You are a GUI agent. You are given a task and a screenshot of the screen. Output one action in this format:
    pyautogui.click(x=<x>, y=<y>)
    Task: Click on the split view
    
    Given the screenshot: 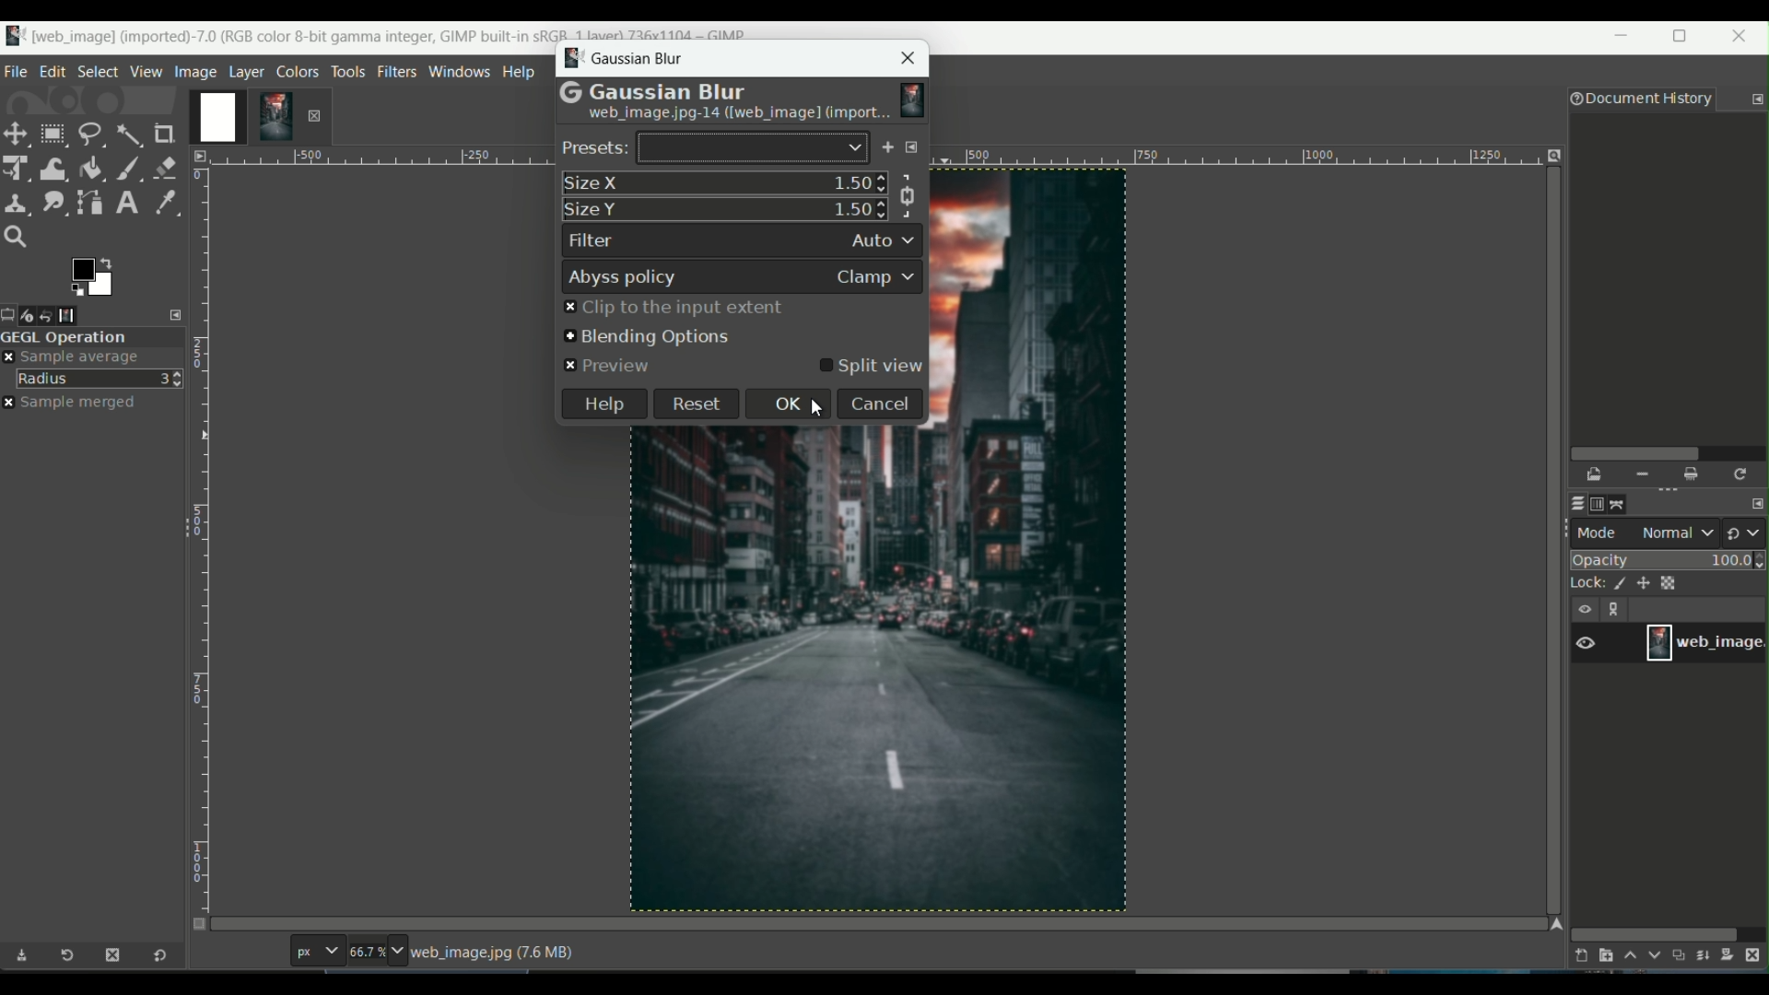 What is the action you would take?
    pyautogui.click(x=871, y=367)
    